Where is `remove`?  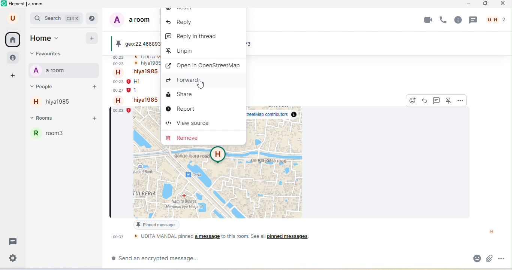 remove is located at coordinates (185, 137).